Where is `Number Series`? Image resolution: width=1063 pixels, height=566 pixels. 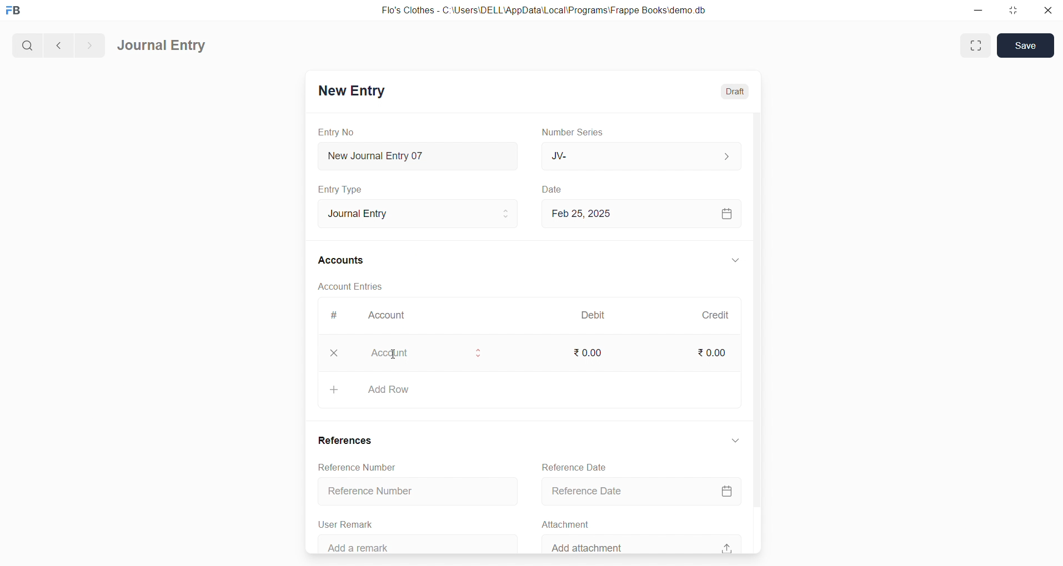
Number Series is located at coordinates (576, 133).